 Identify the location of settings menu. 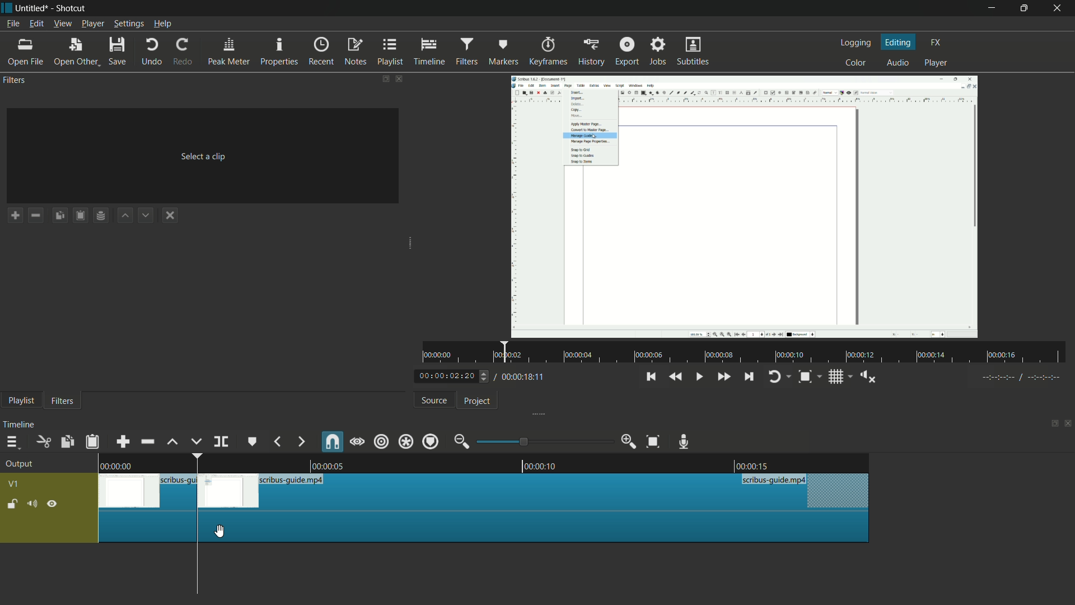
(127, 24).